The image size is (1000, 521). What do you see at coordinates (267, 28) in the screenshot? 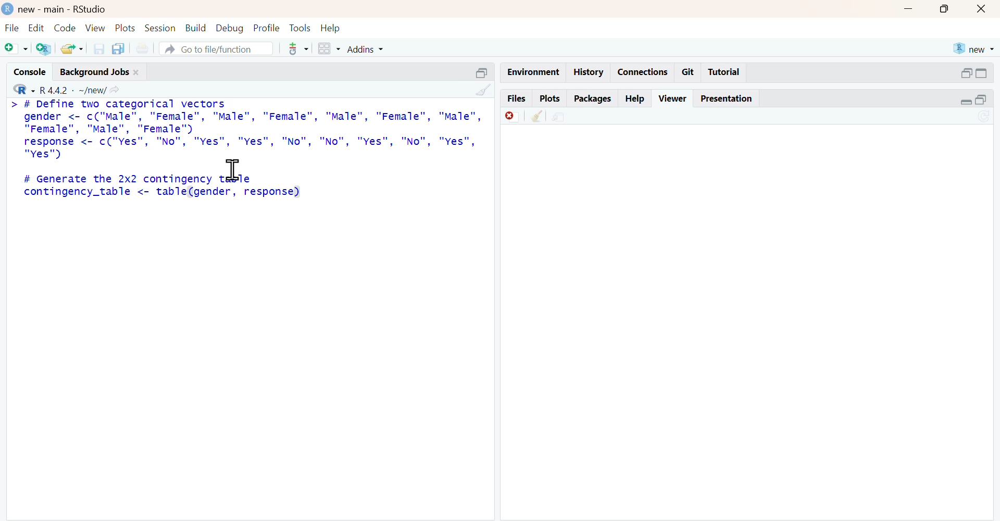
I see `profile` at bounding box center [267, 28].